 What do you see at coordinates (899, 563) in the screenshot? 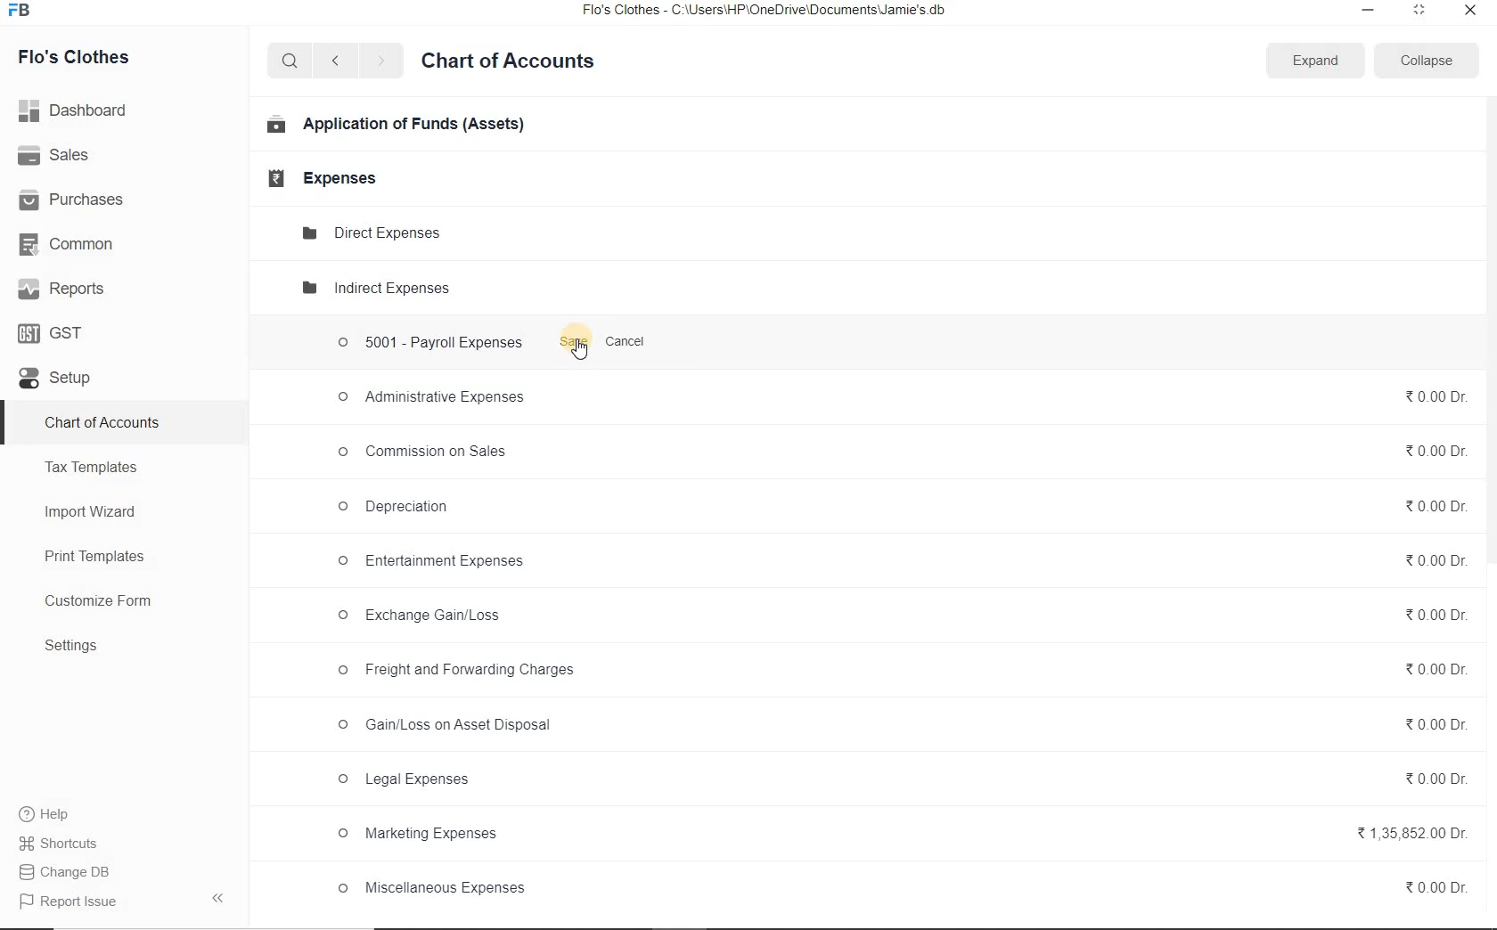
I see `O Entertainment Expenses %0.00Dr.` at bounding box center [899, 563].